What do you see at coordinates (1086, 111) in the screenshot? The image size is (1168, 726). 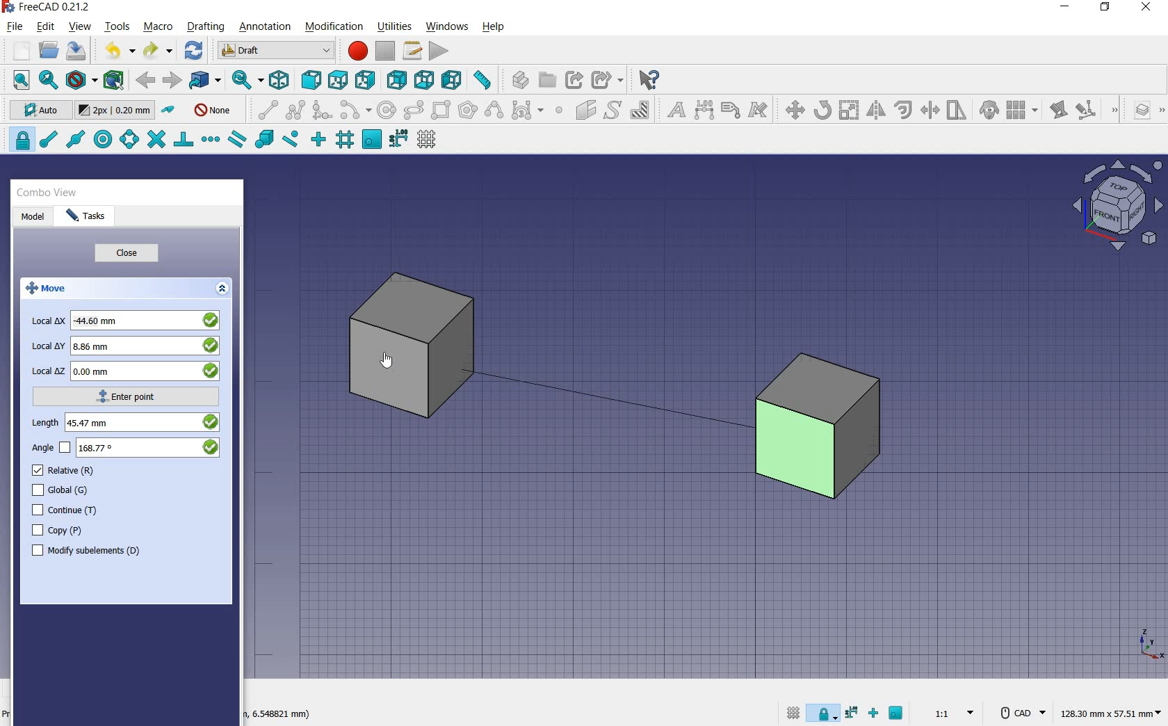 I see `subelement highlight` at bounding box center [1086, 111].